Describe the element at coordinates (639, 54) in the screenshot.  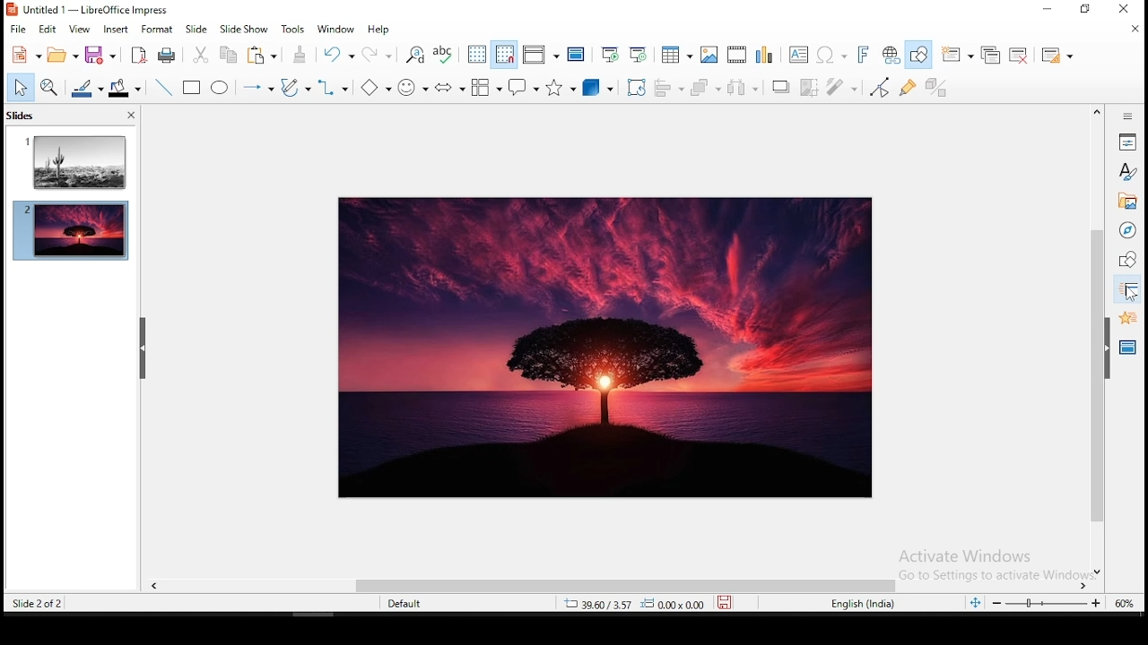
I see `start from current slide` at that location.